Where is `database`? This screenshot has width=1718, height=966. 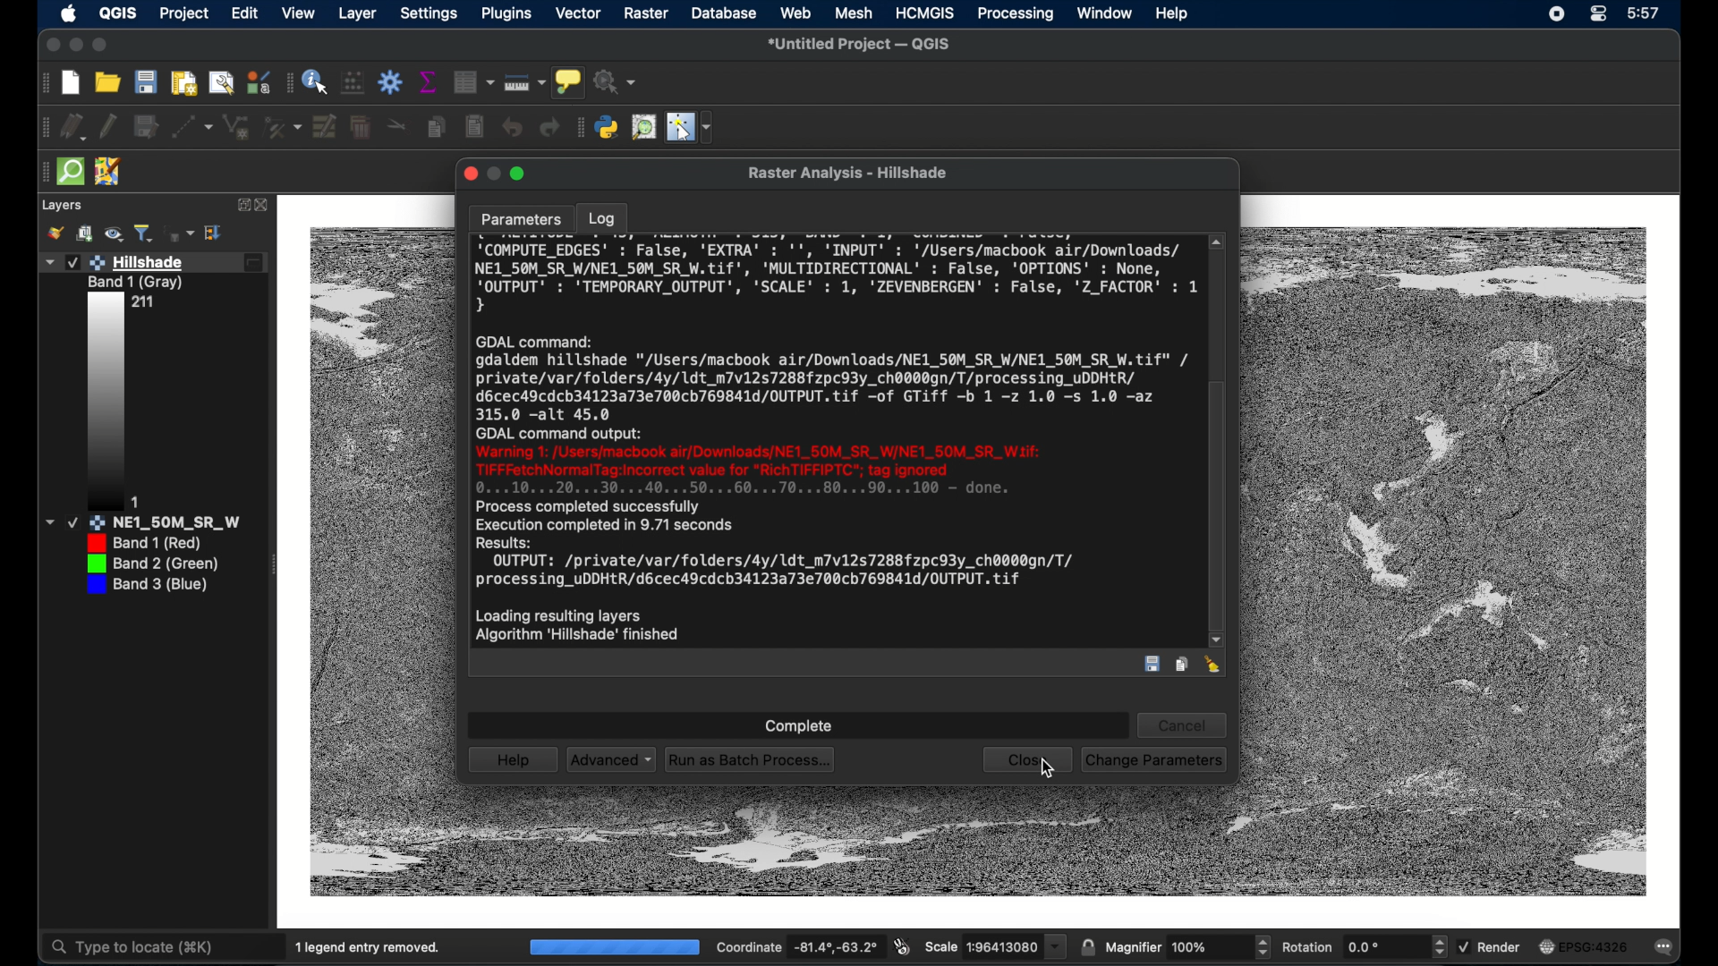
database is located at coordinates (722, 13).